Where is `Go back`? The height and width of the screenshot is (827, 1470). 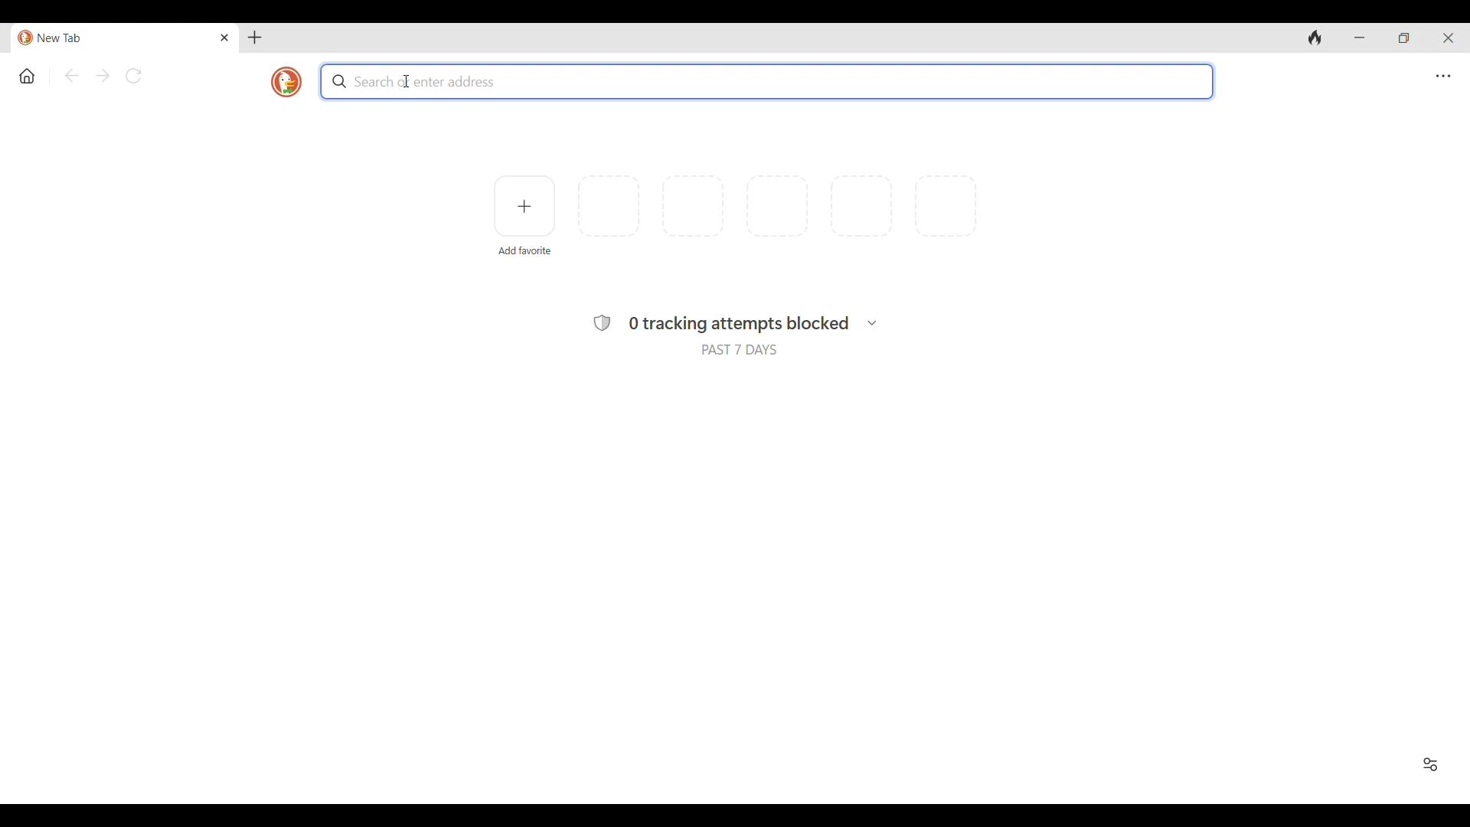
Go back is located at coordinates (72, 75).